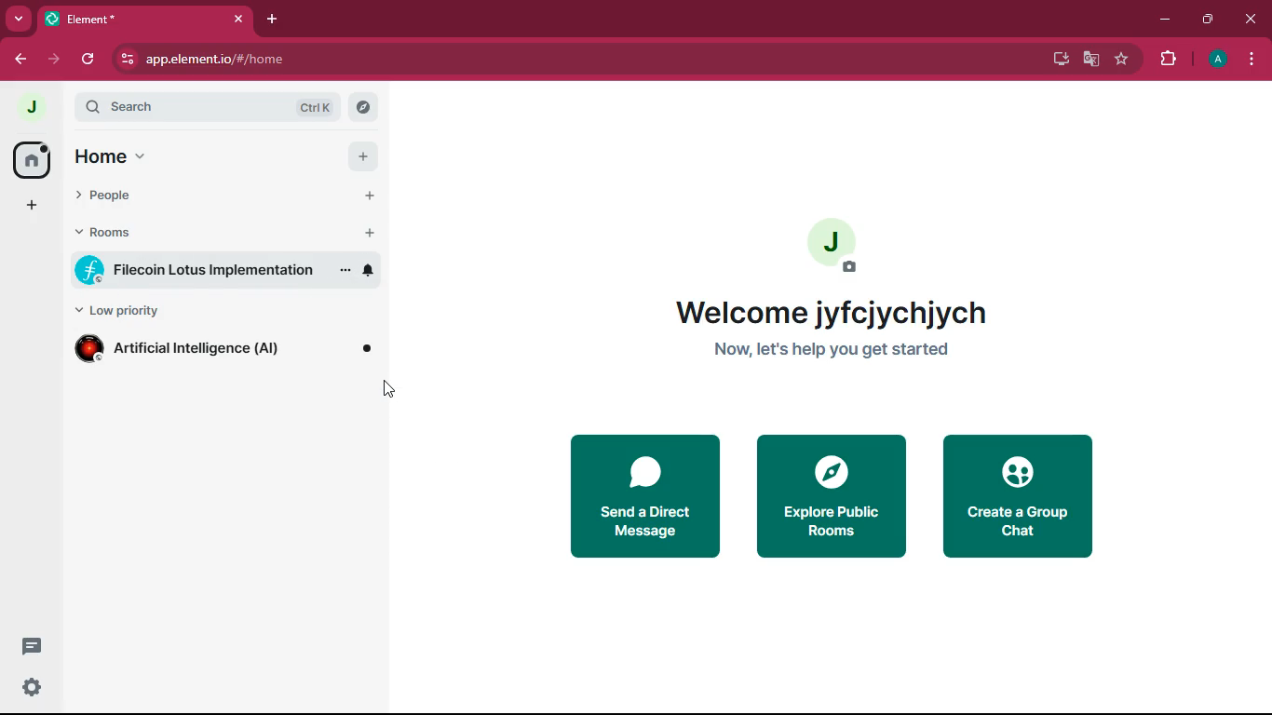 This screenshot has height=715, width=1272. Describe the element at coordinates (1168, 61) in the screenshot. I see `extensions` at that location.